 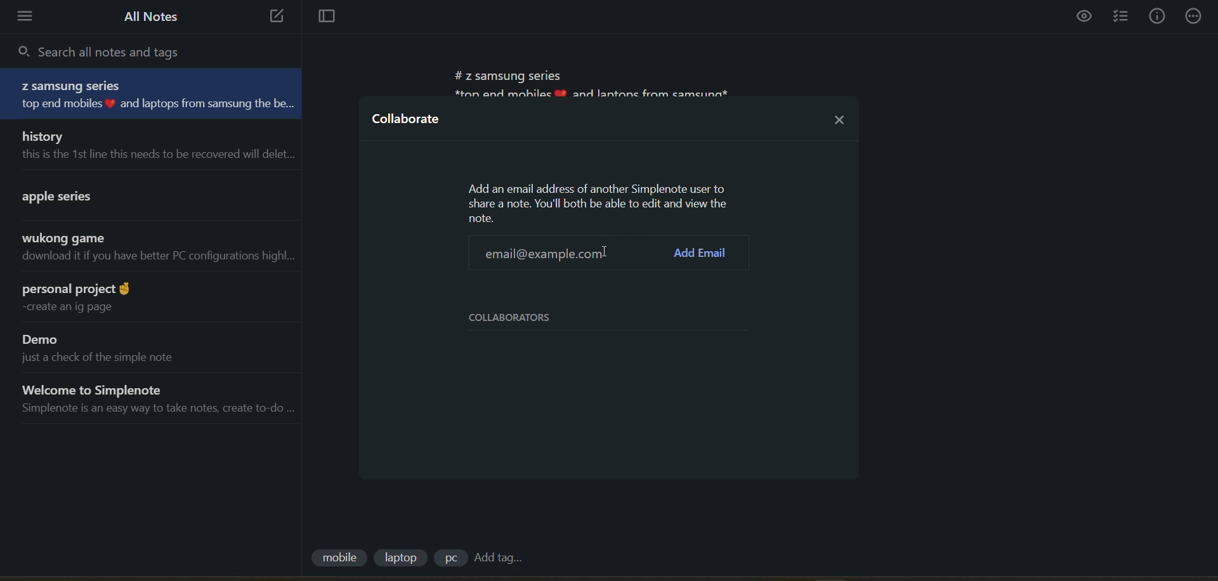 I want to click on note title and preview, so click(x=152, y=297).